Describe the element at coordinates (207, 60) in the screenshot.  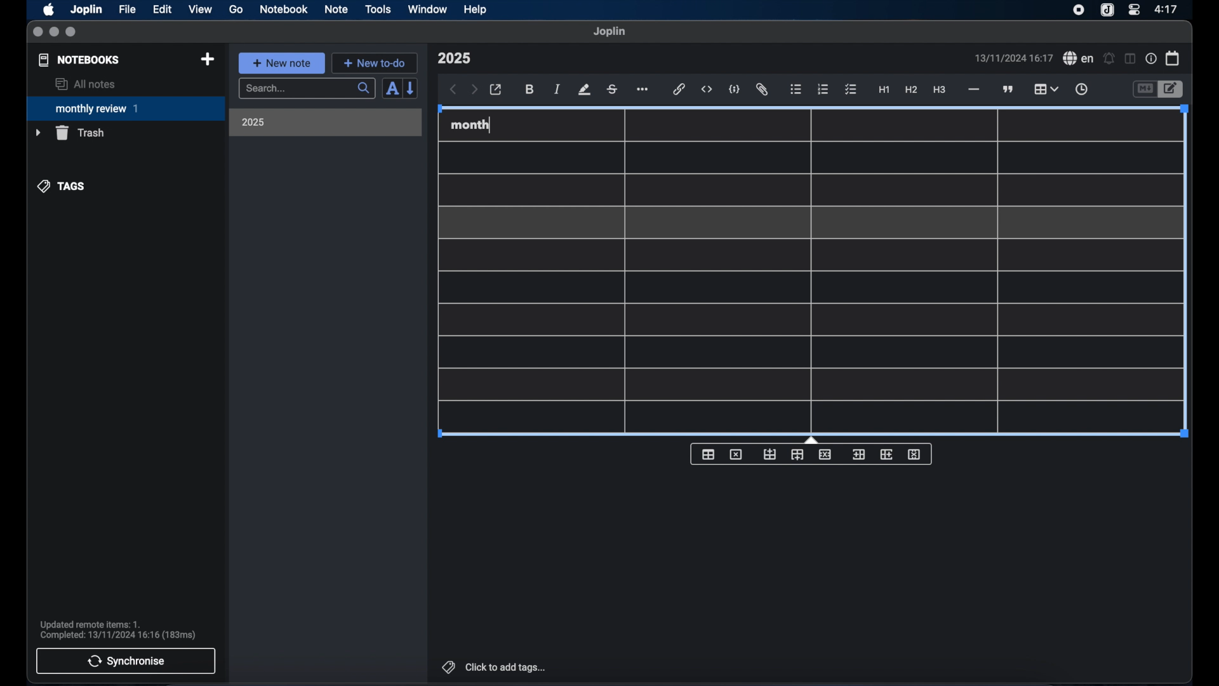
I see `new notebook` at that location.